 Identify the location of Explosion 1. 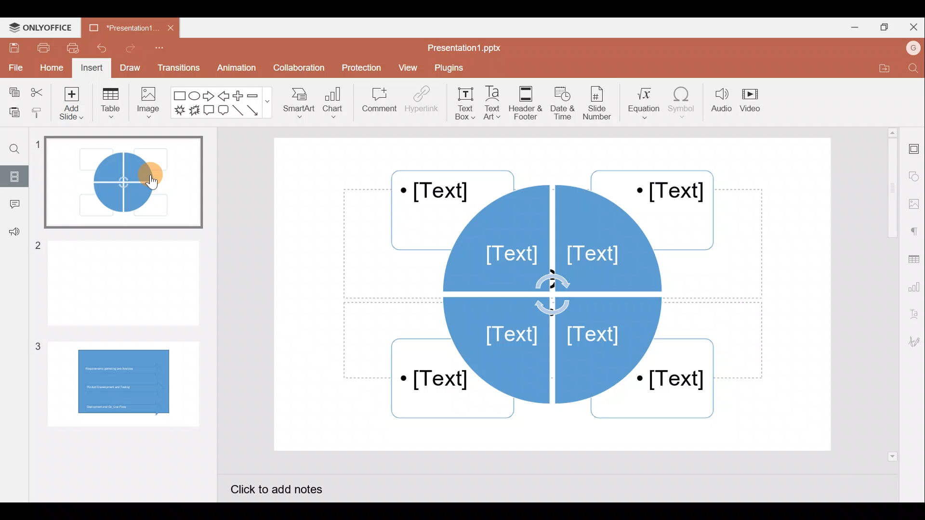
(179, 109).